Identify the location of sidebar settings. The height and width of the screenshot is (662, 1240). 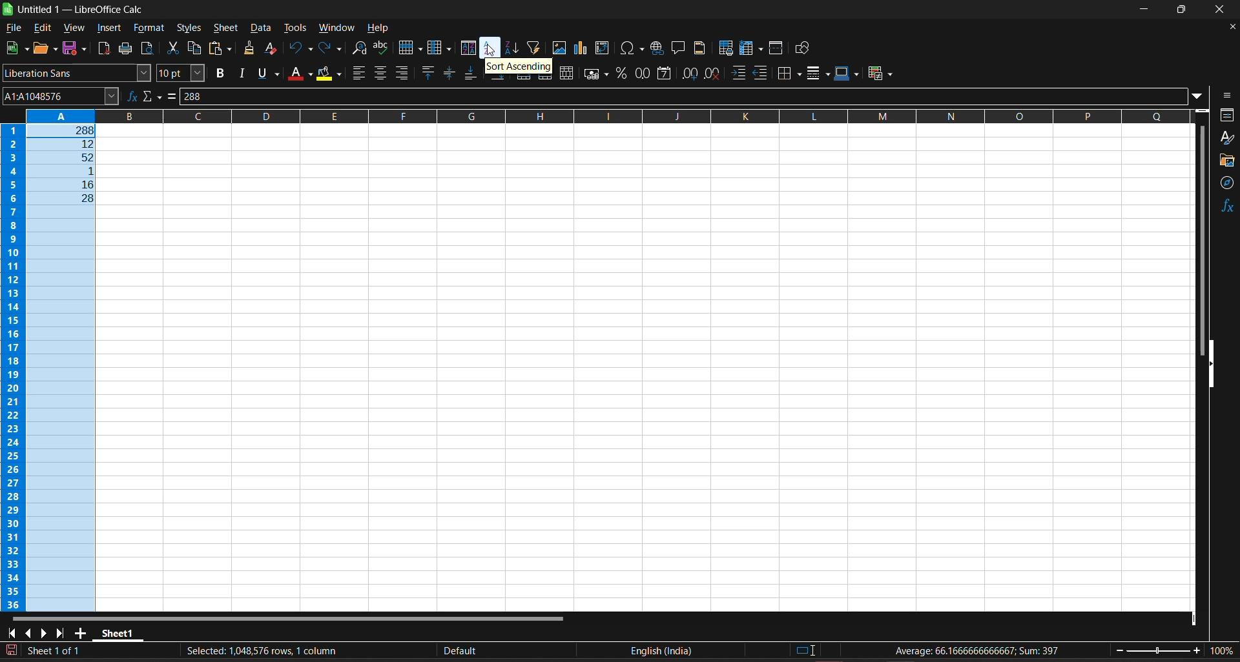
(1228, 95).